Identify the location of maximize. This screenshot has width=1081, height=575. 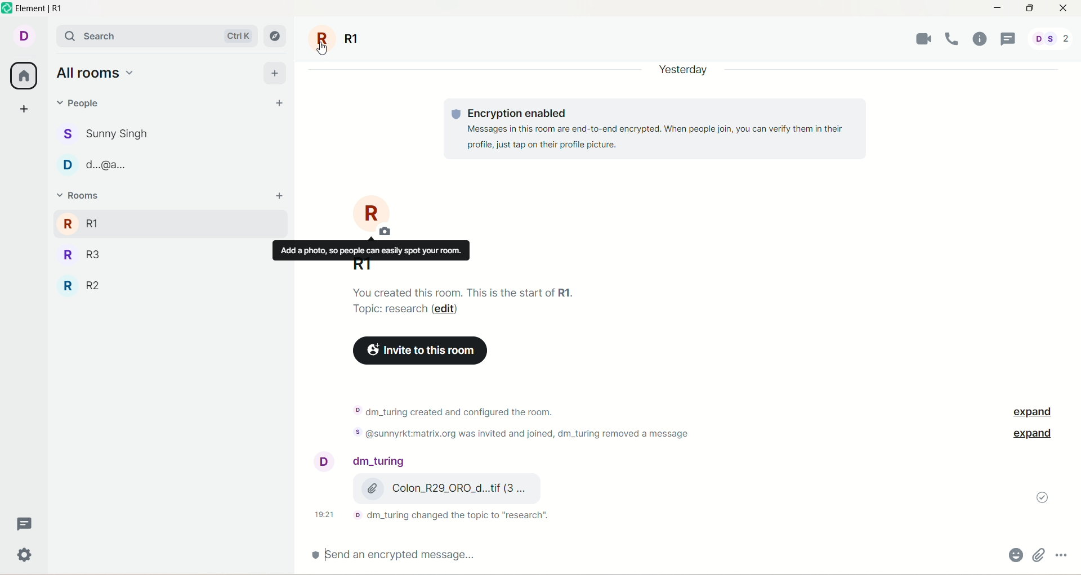
(1029, 10).